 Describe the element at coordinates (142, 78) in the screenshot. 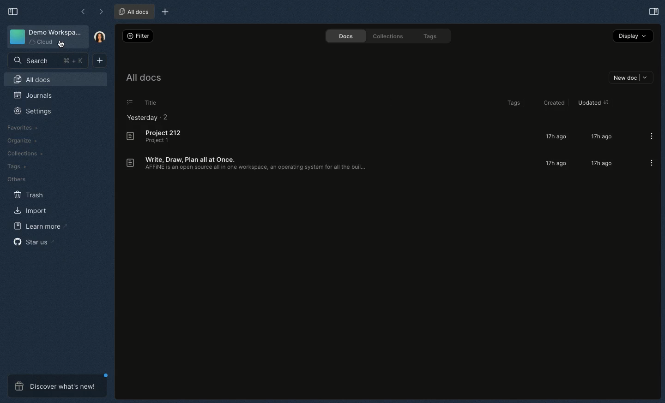

I see `All docs` at that location.